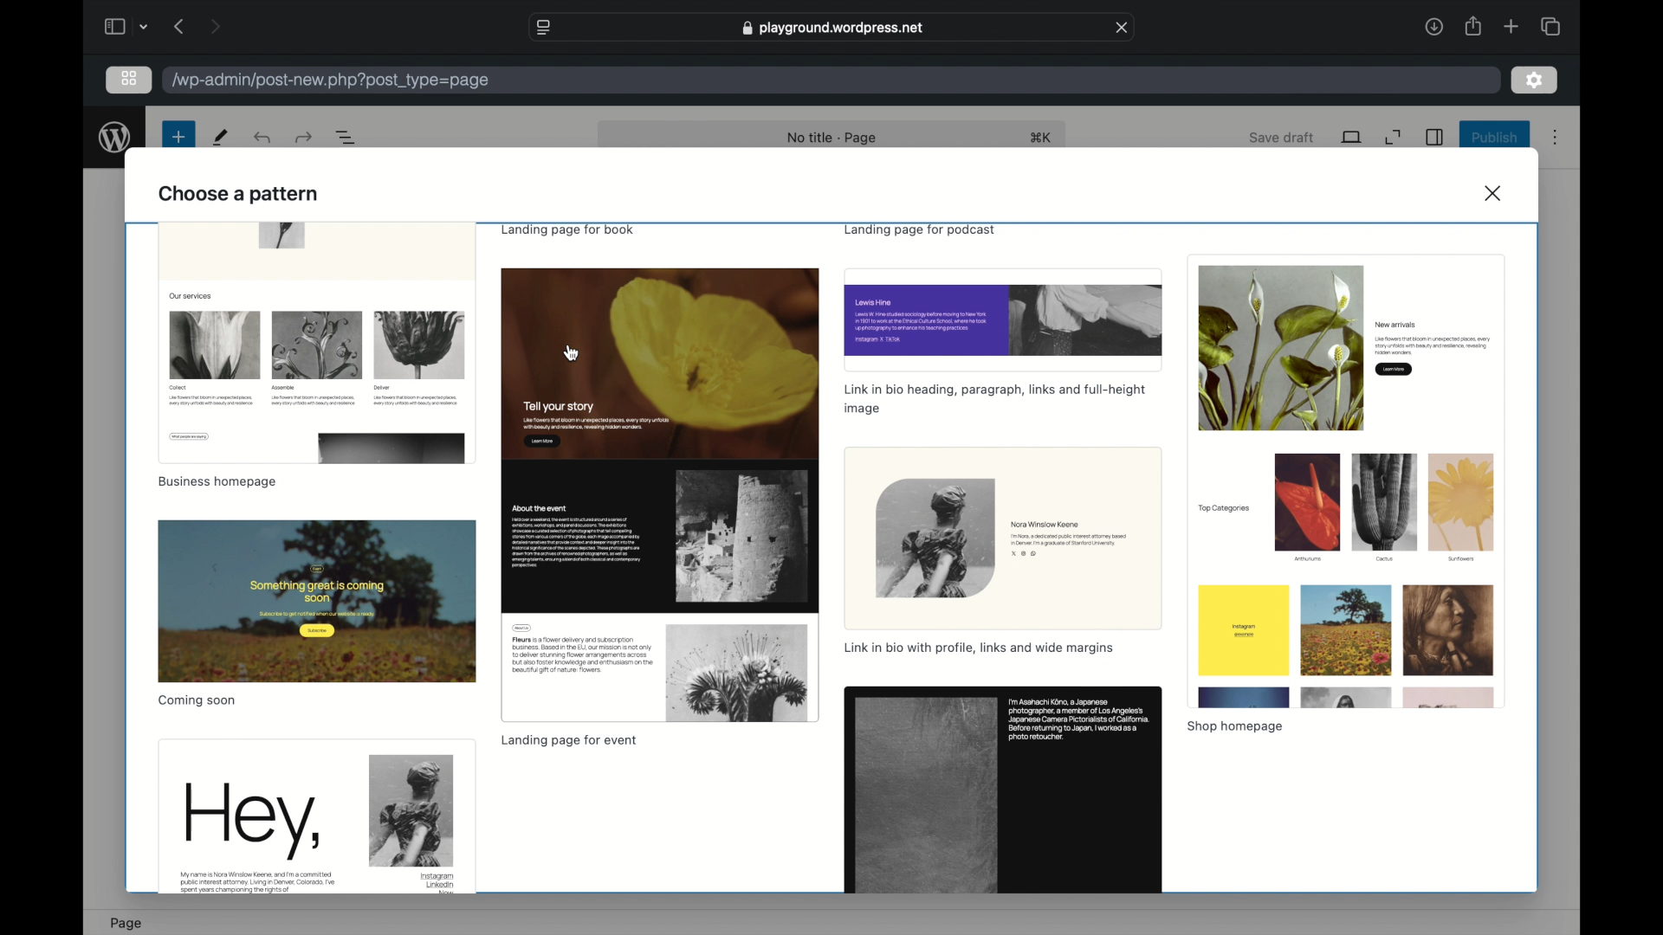  What do you see at coordinates (571, 230) in the screenshot?
I see `landing page for book` at bounding box center [571, 230].